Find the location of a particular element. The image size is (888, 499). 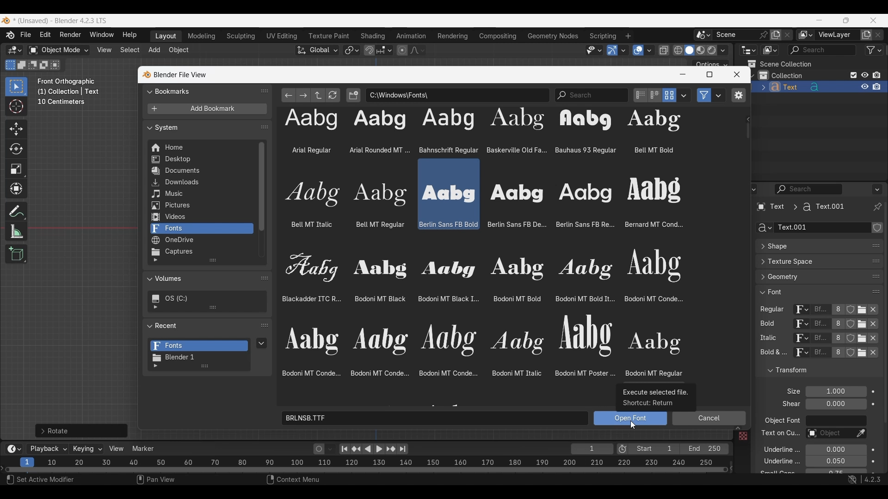

Overlays is located at coordinates (649, 50).